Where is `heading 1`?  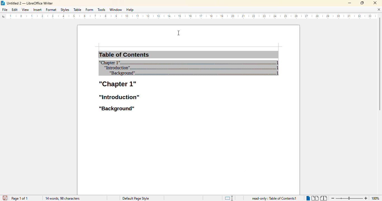
heading 1 is located at coordinates (118, 85).